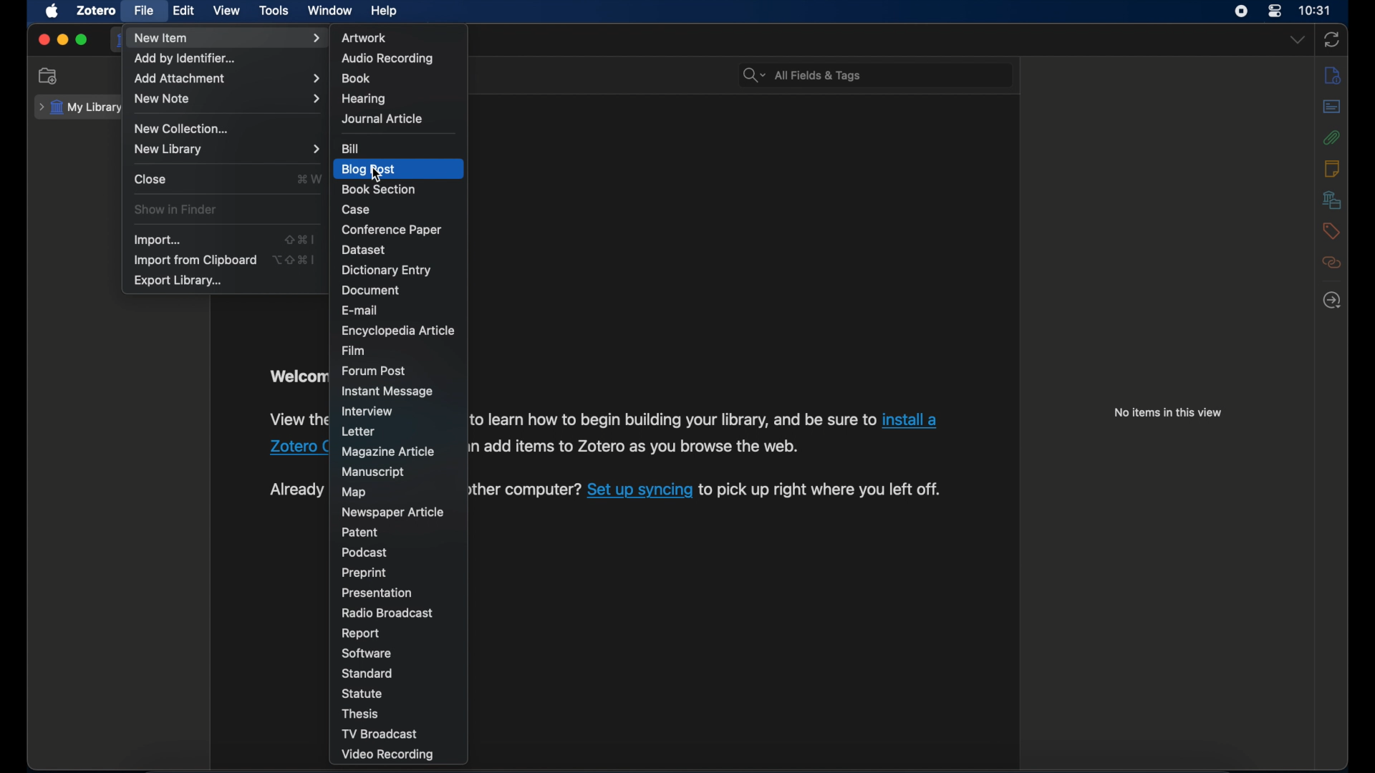 Image resolution: width=1375 pixels, height=773 pixels. Describe the element at coordinates (182, 129) in the screenshot. I see `new collection` at that location.